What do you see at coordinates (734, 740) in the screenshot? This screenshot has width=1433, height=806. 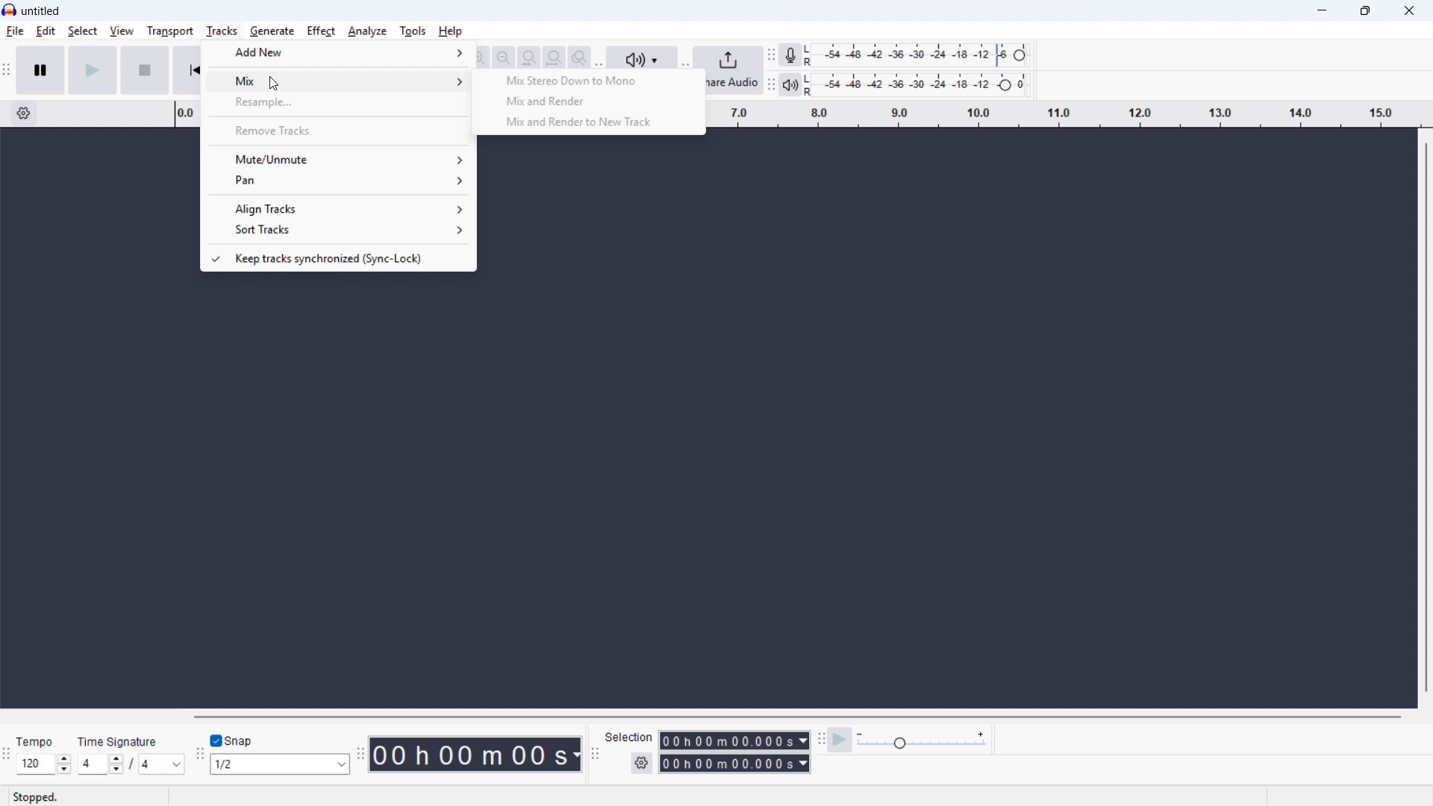 I see `Selection start time ` at bounding box center [734, 740].